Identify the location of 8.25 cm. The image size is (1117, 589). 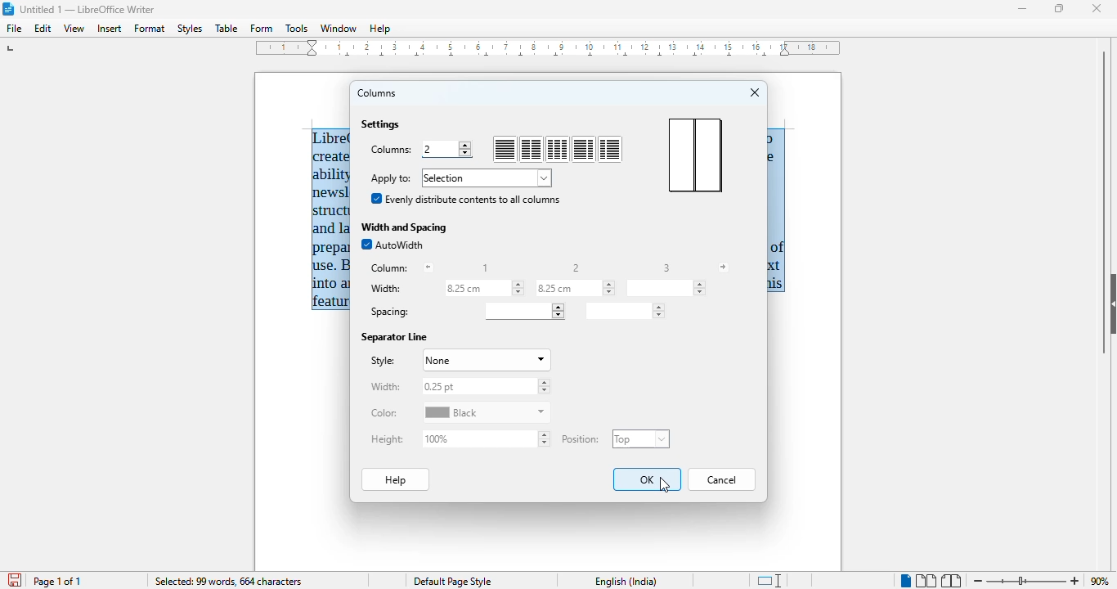
(486, 289).